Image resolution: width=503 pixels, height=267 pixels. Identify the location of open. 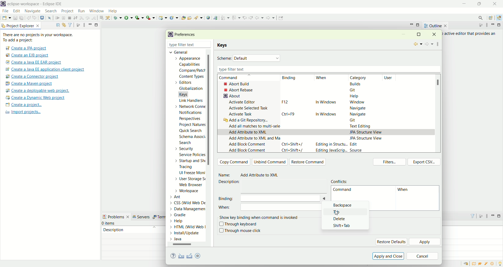
(7, 19).